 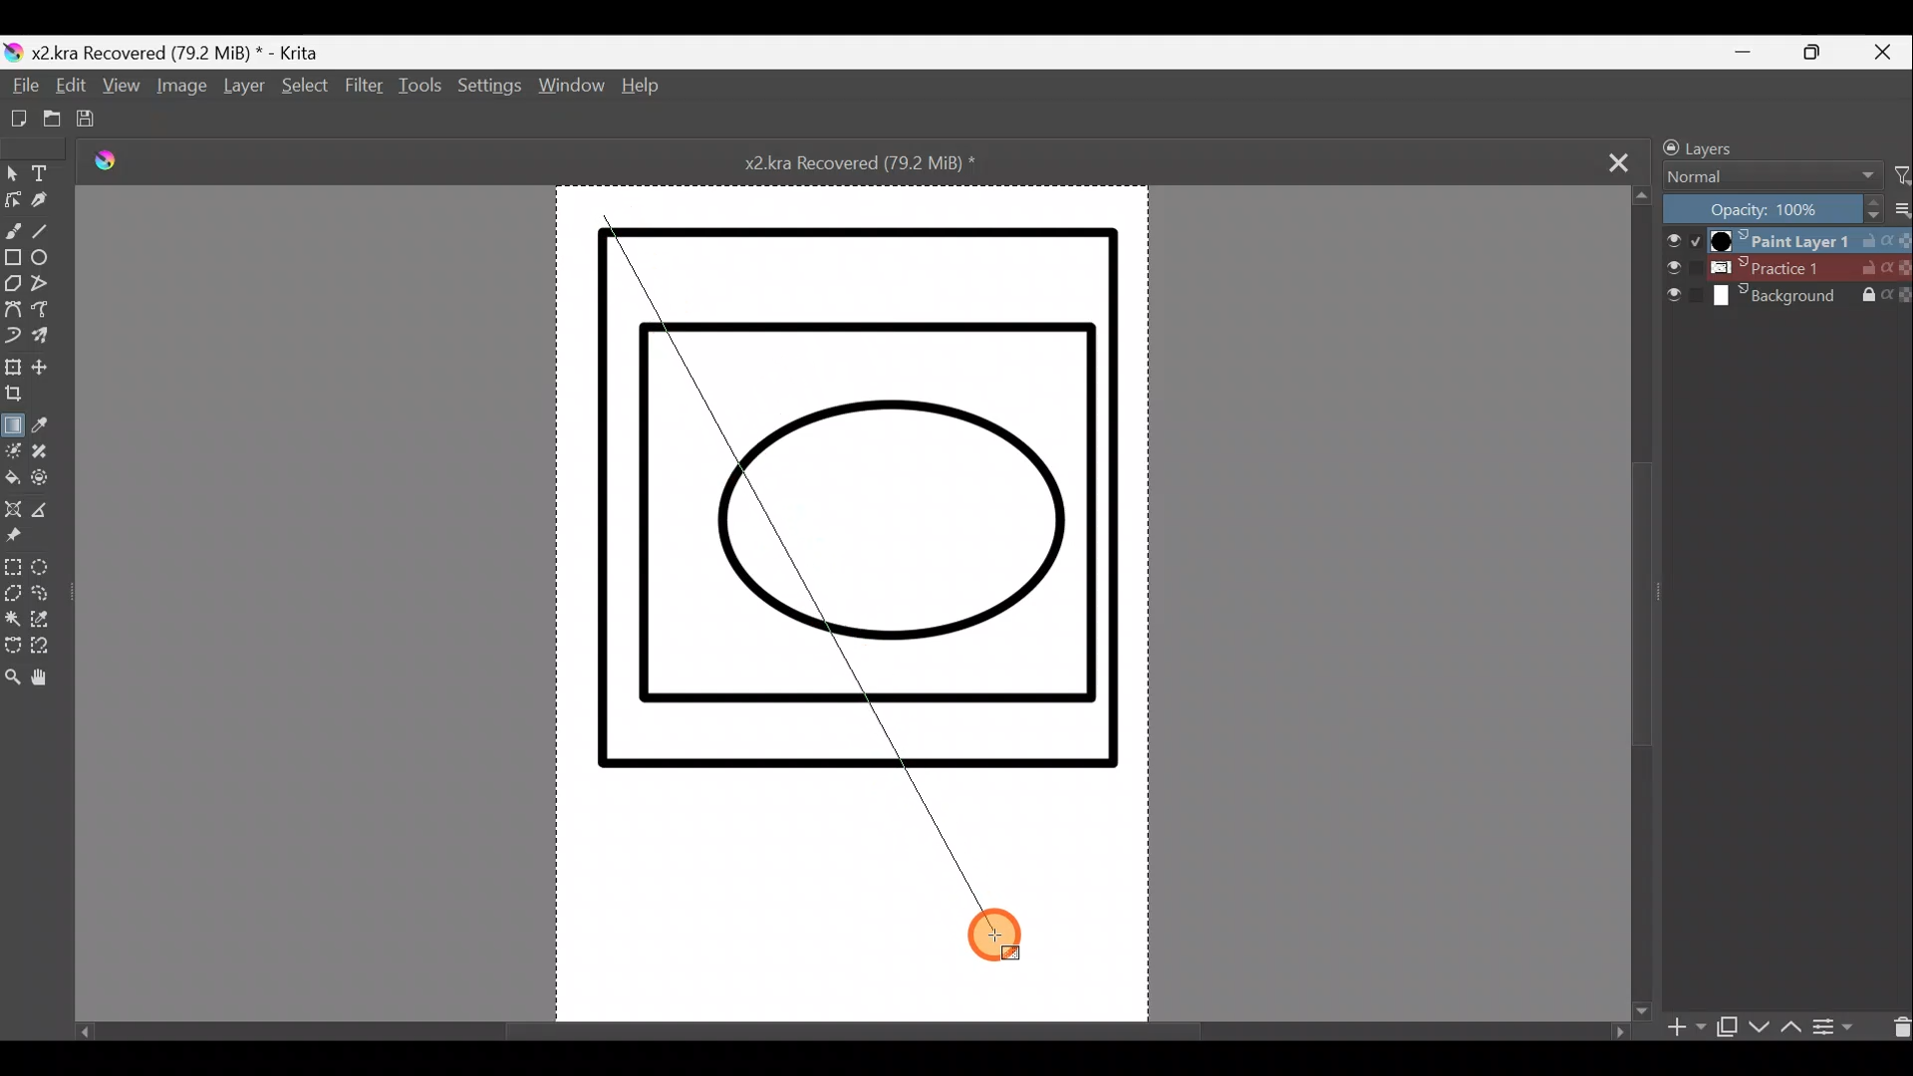 I want to click on Opacity level, so click(x=1785, y=208).